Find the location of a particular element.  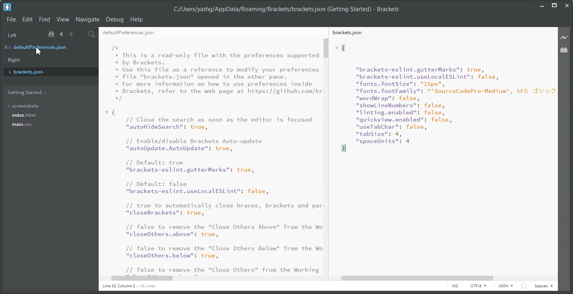

View is located at coordinates (62, 19).